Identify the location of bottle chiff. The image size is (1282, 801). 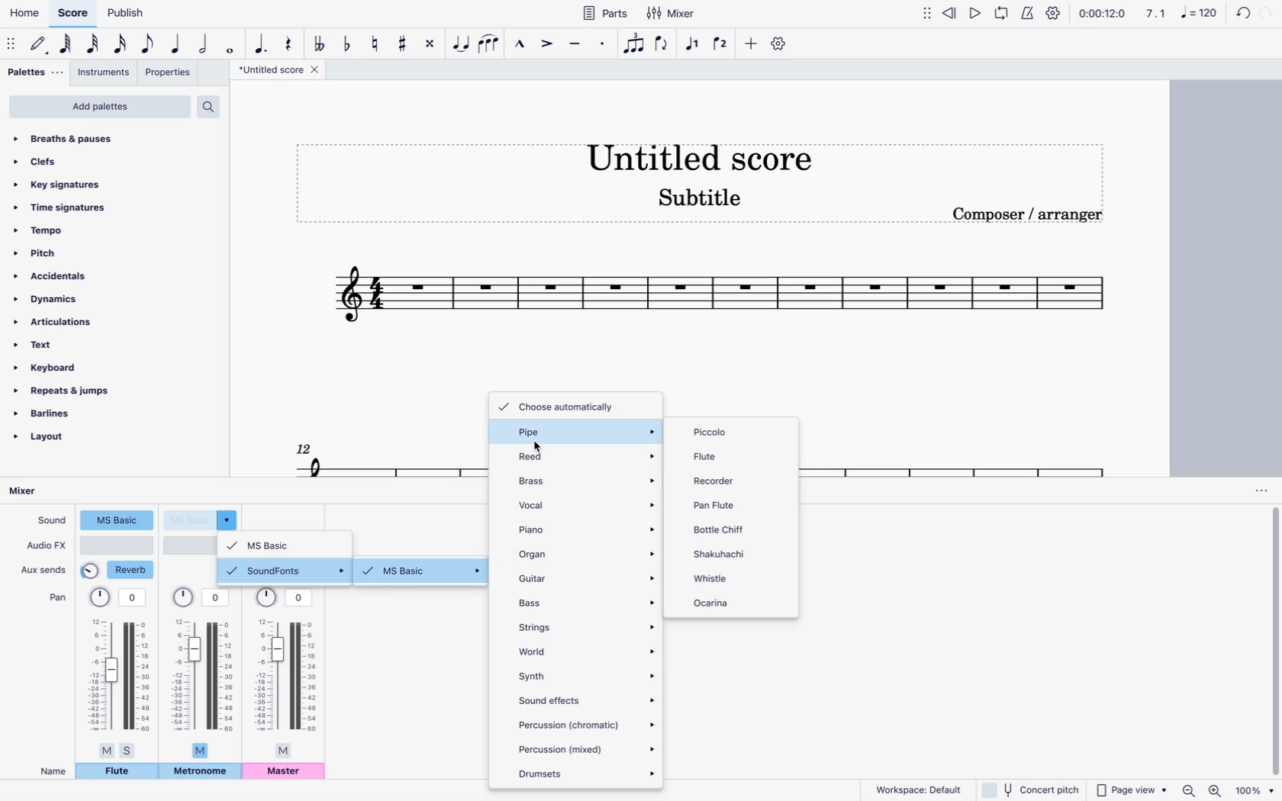
(726, 528).